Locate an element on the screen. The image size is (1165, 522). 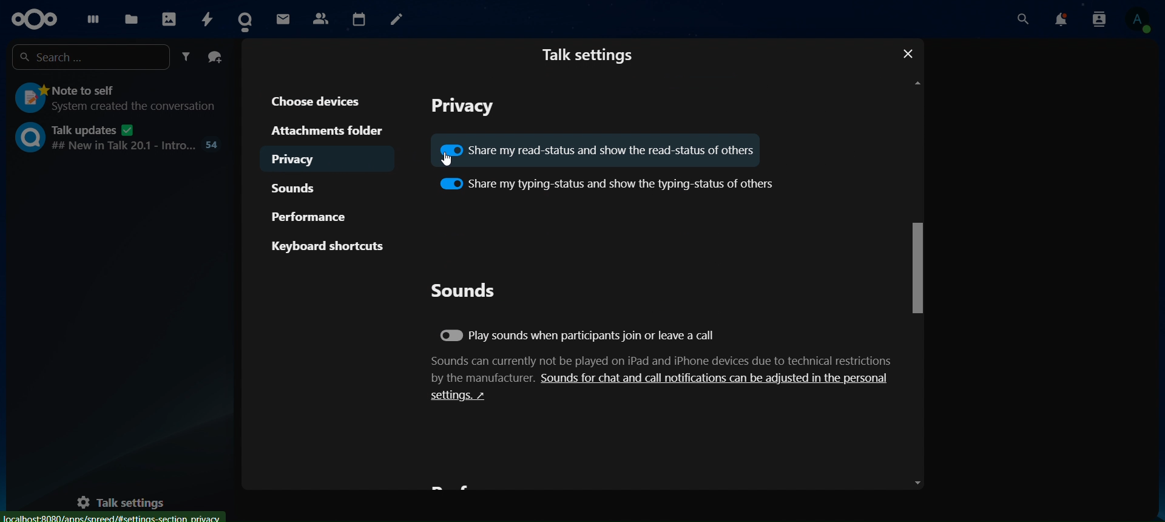
privacy is located at coordinates (306, 157).